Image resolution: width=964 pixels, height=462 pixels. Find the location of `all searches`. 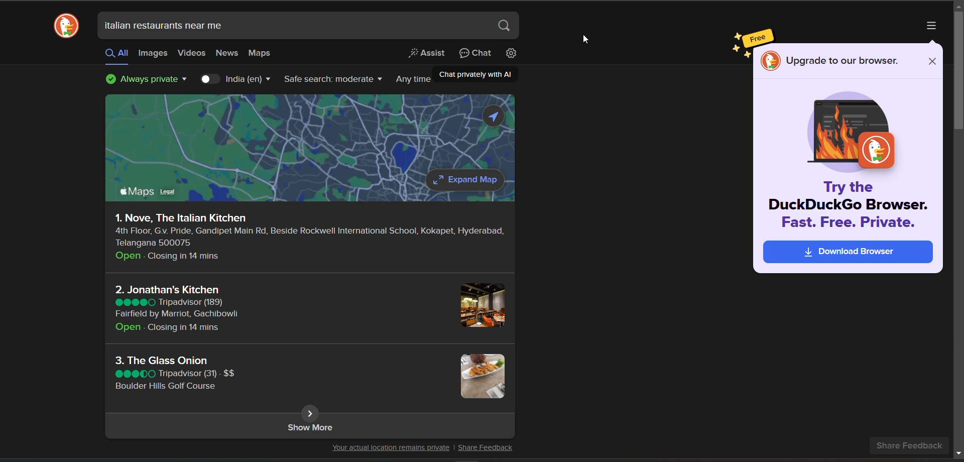

all searches is located at coordinates (117, 55).